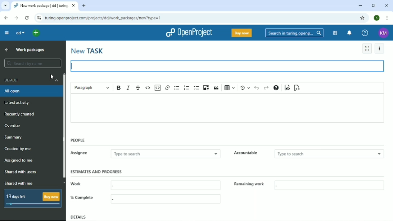 Image resolution: width=393 pixels, height=221 pixels. What do you see at coordinates (64, 130) in the screenshot?
I see `Vertical scrollbar` at bounding box center [64, 130].